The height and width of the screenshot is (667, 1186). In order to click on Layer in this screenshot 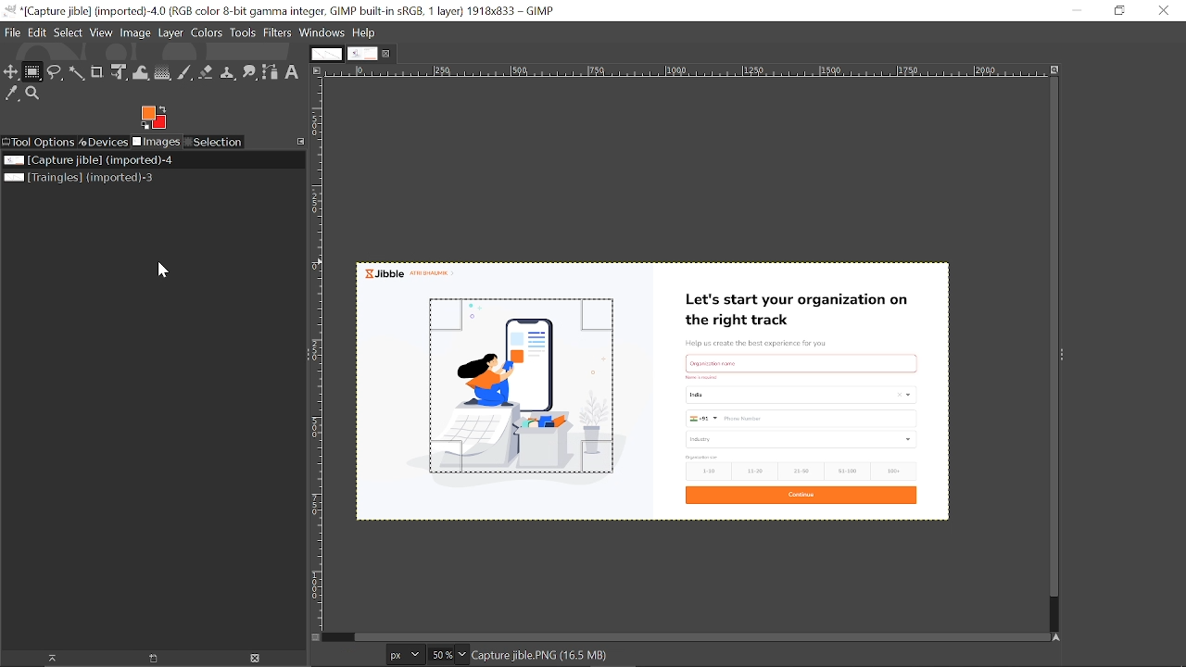, I will do `click(172, 34)`.